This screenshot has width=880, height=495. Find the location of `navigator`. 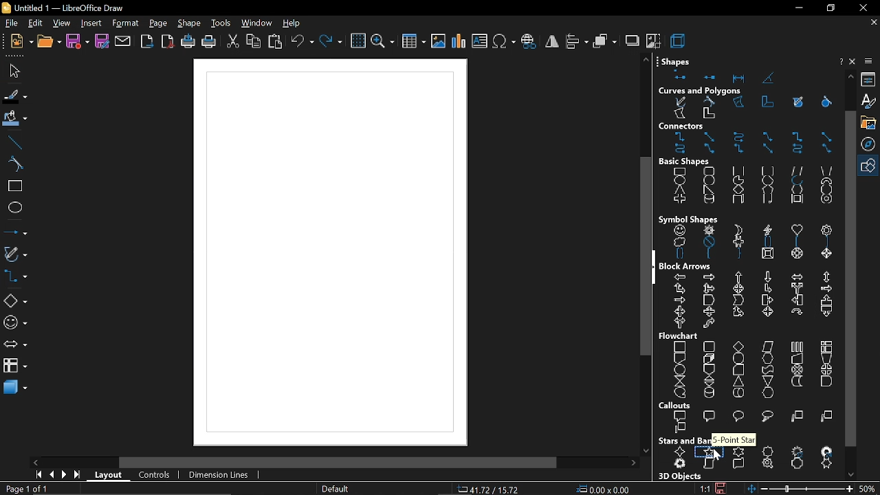

navigator is located at coordinates (870, 144).